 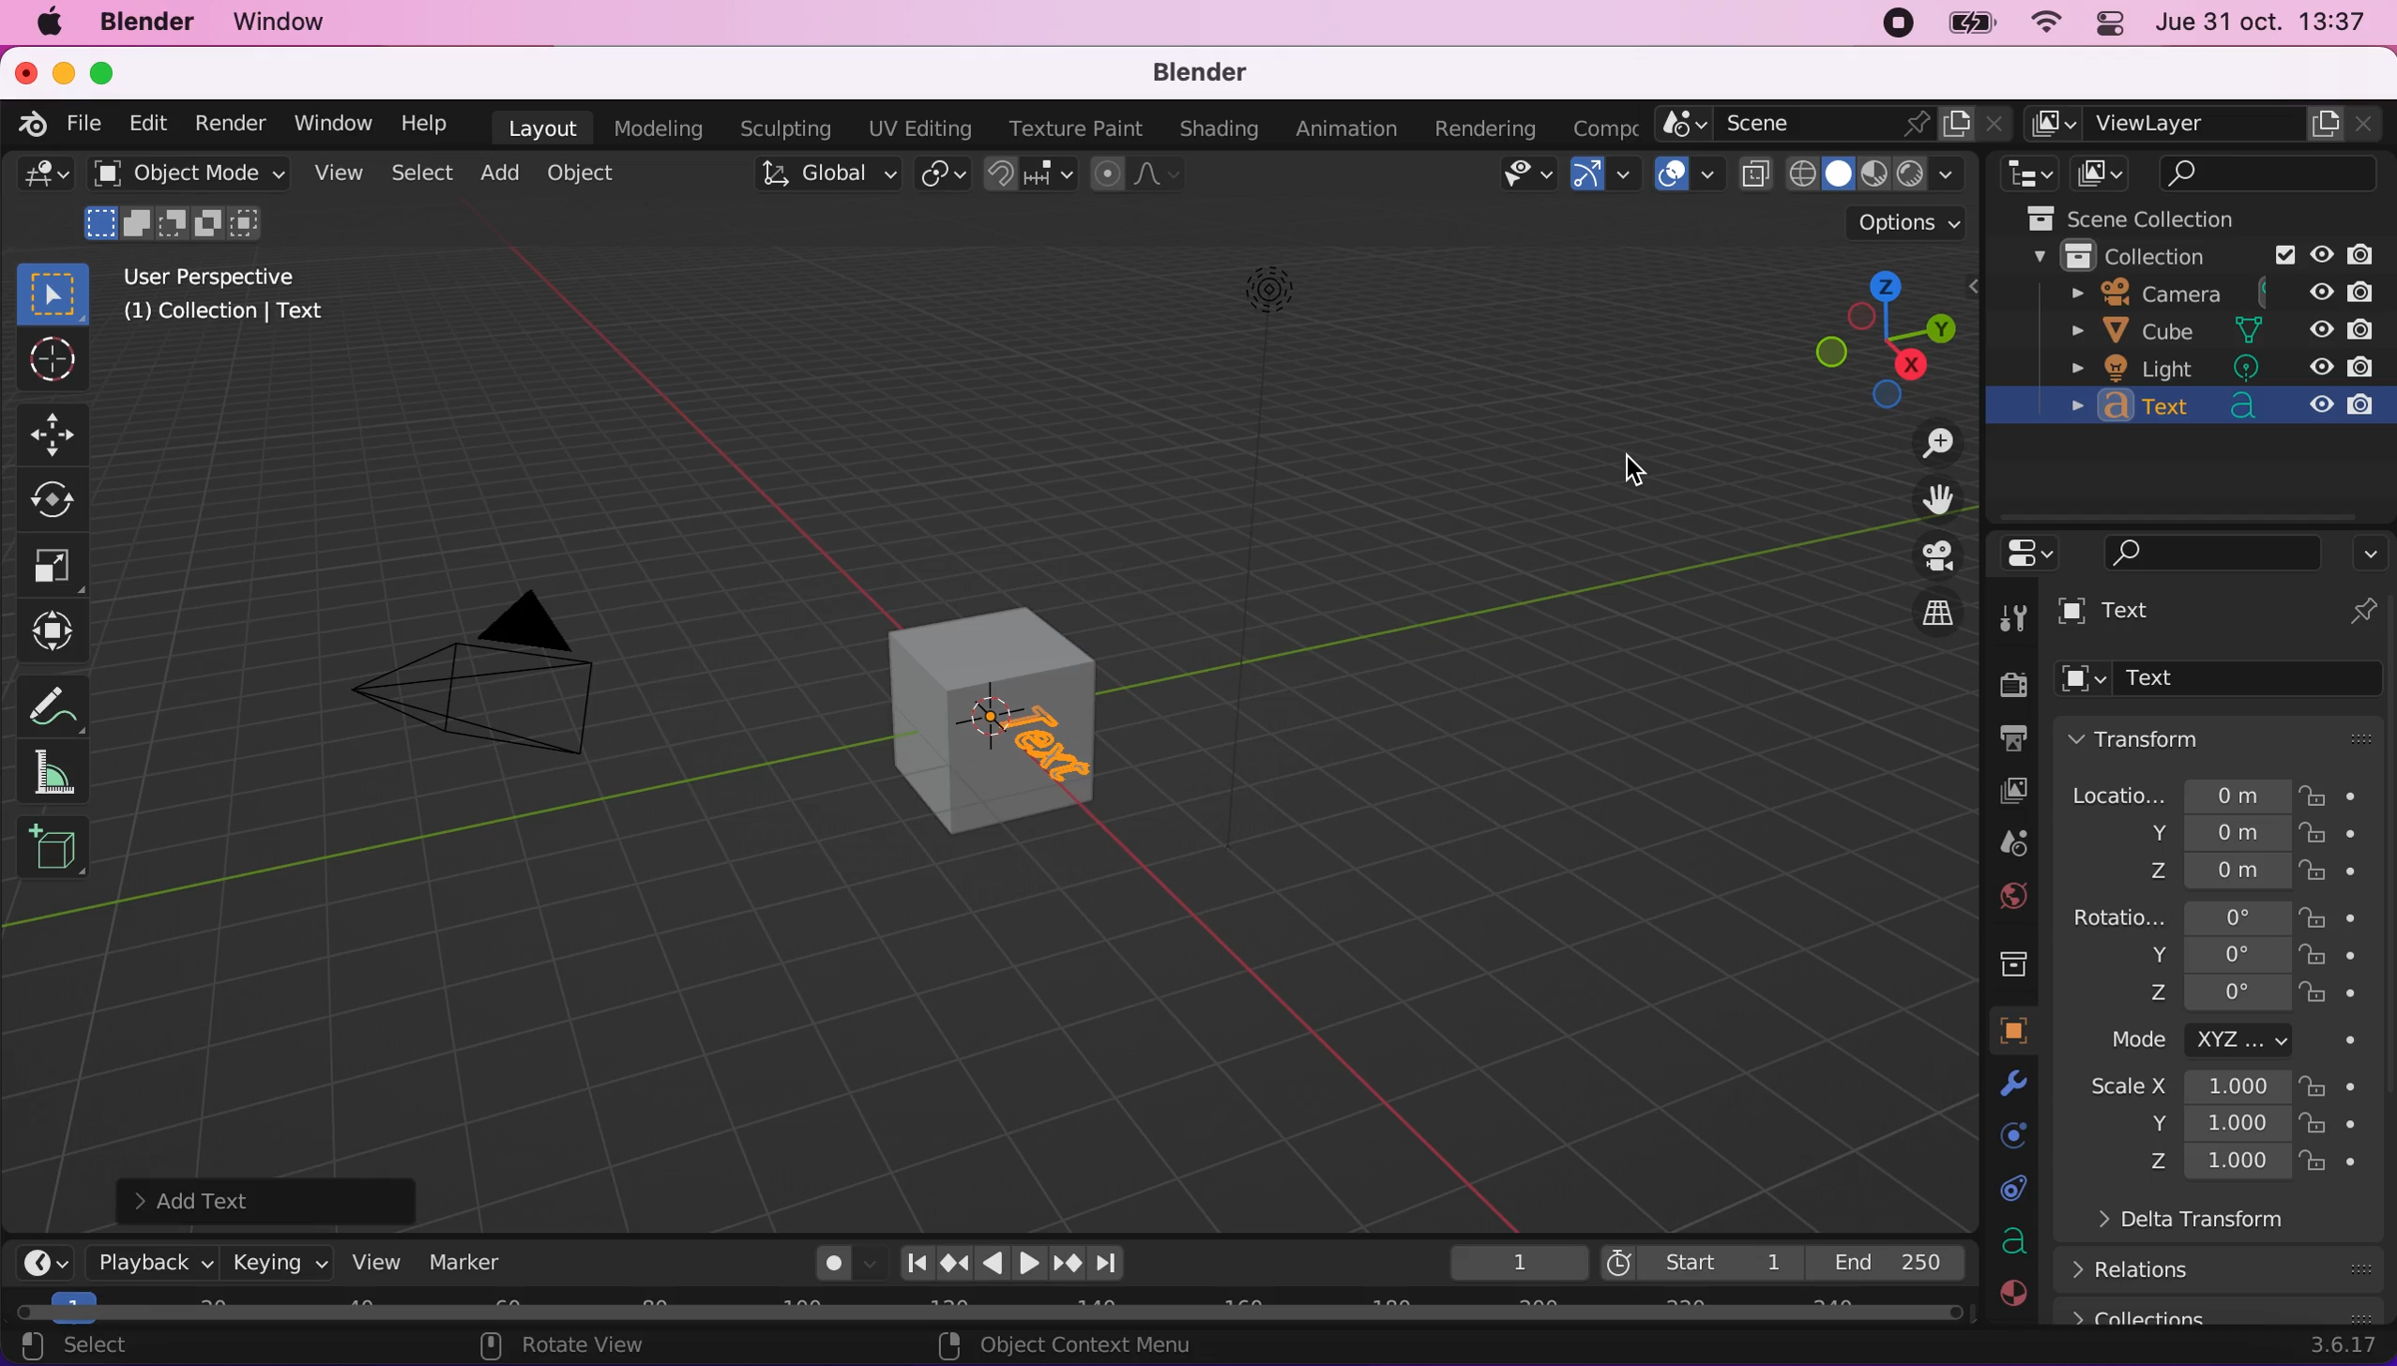 What do you see at coordinates (53, 566) in the screenshot?
I see `scale` at bounding box center [53, 566].